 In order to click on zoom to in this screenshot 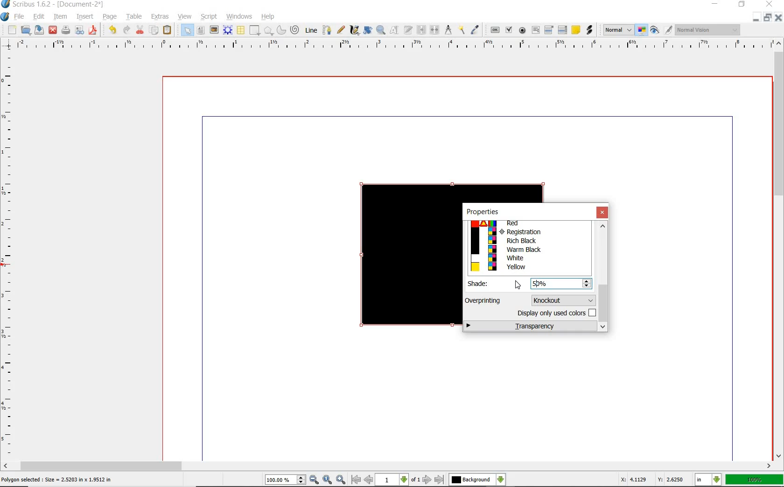, I will do `click(327, 480)`.